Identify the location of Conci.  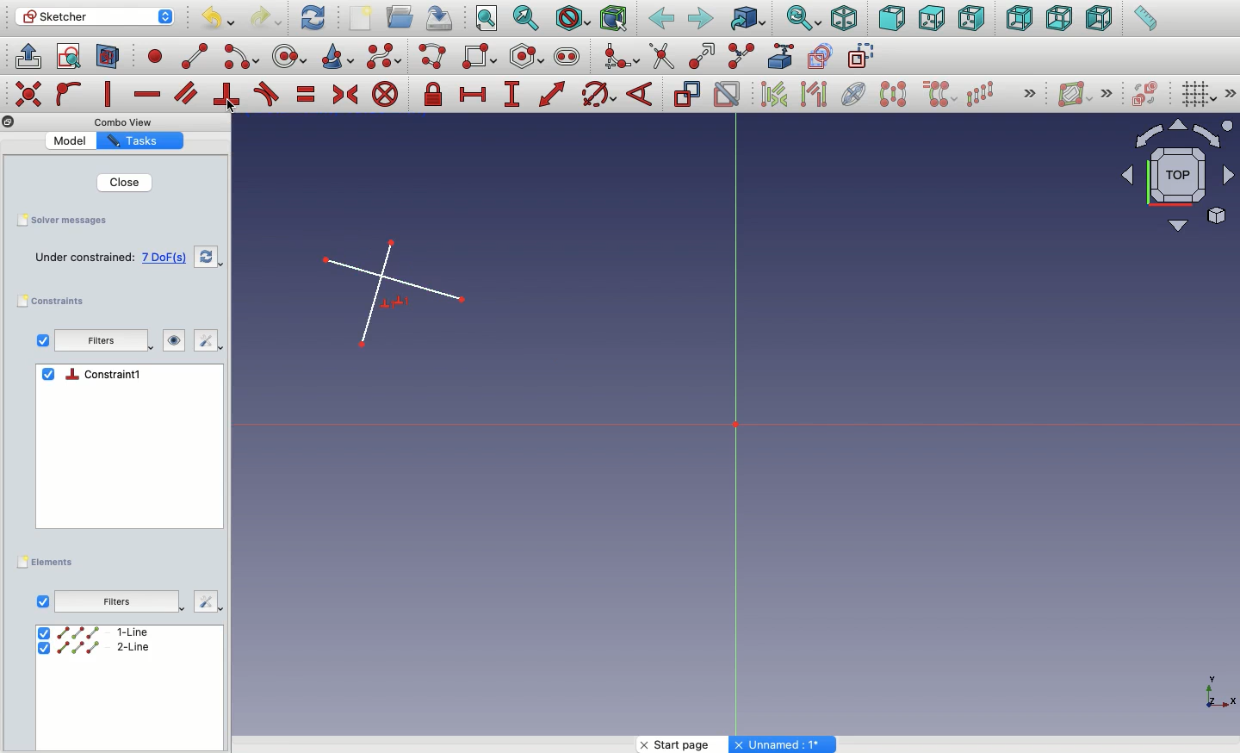
(338, 56).